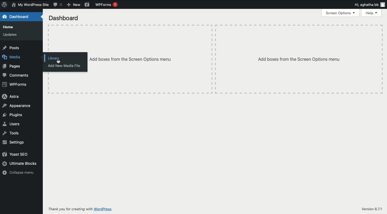 The height and width of the screenshot is (214, 387). What do you see at coordinates (13, 142) in the screenshot?
I see `Settings` at bounding box center [13, 142].